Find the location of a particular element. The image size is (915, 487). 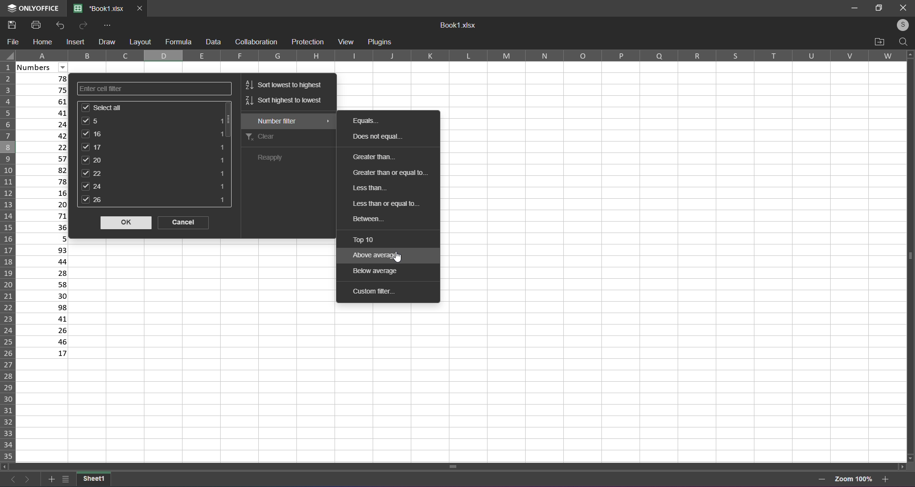

78 is located at coordinates (45, 181).